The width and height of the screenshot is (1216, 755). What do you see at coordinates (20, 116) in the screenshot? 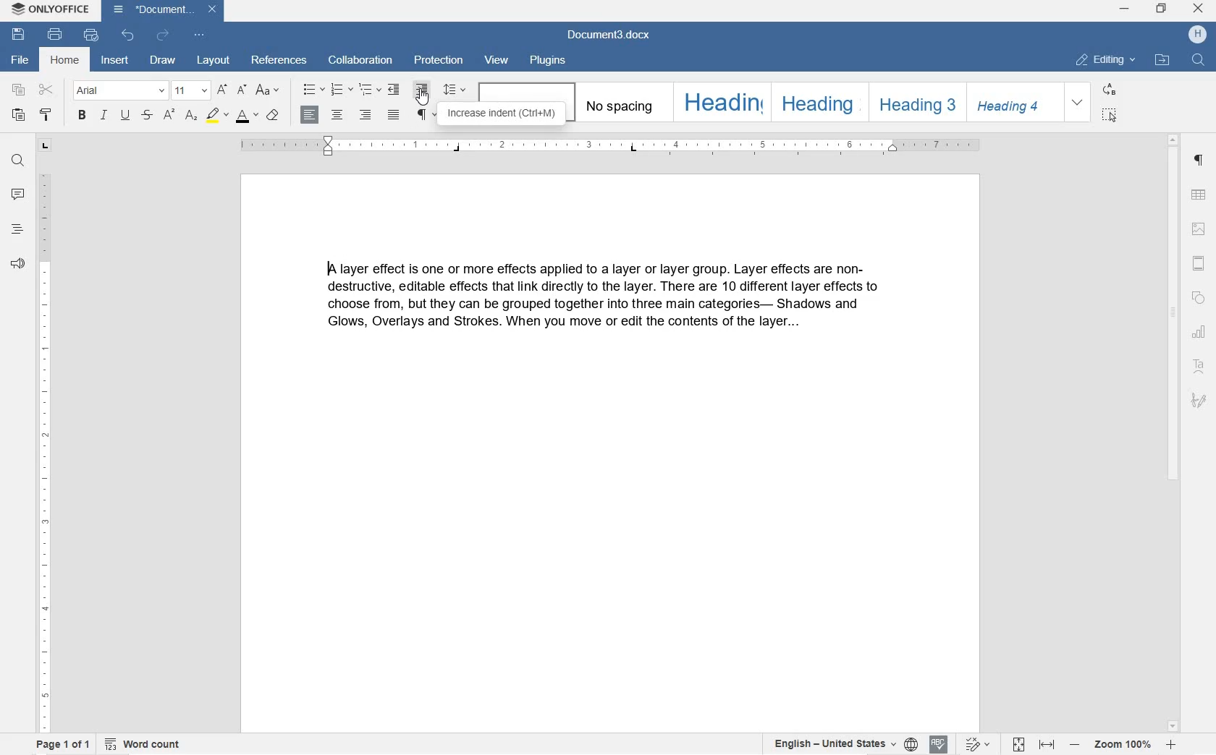
I see `PASTE` at bounding box center [20, 116].